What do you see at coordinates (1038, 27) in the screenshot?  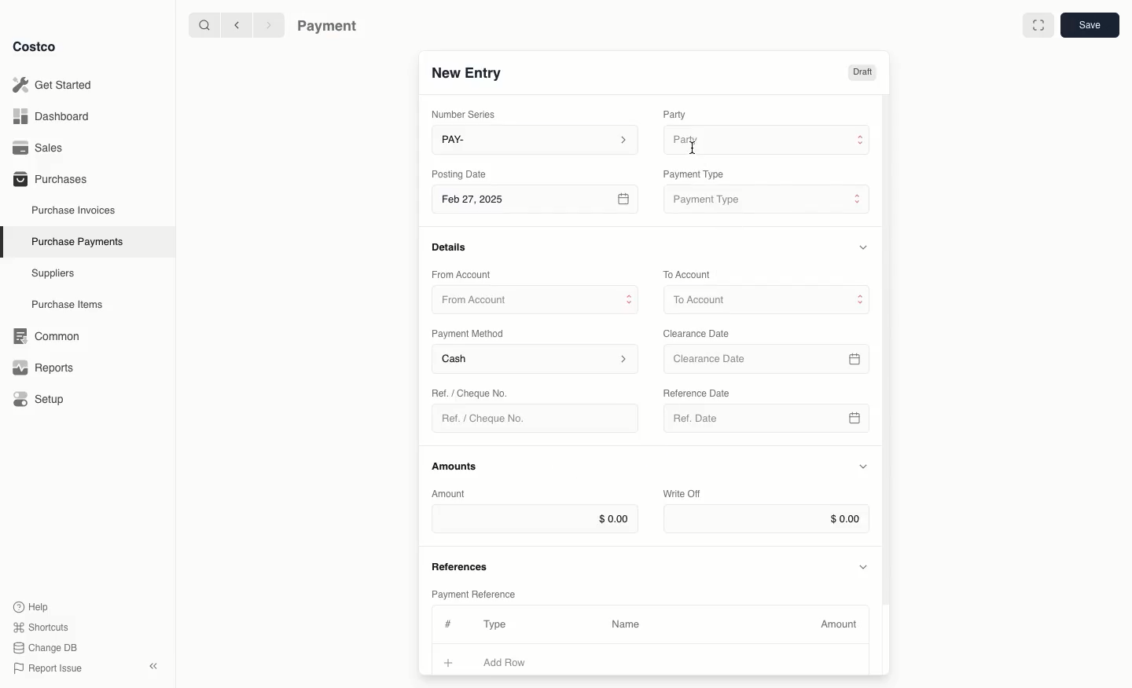 I see `Full width toggle` at bounding box center [1038, 27].